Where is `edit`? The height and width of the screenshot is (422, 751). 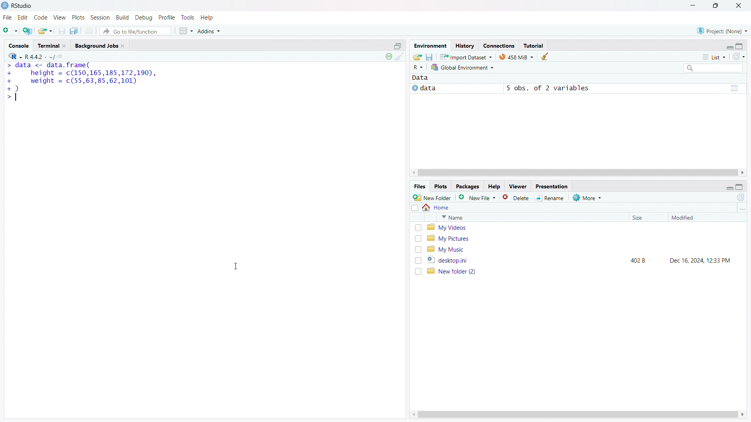 edit is located at coordinates (23, 18).